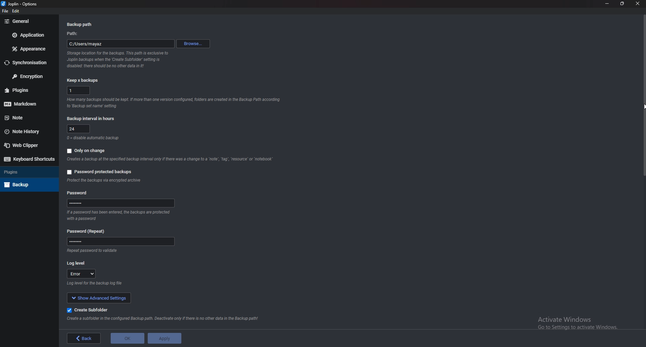 The image size is (646, 347). I want to click on general, so click(27, 21).